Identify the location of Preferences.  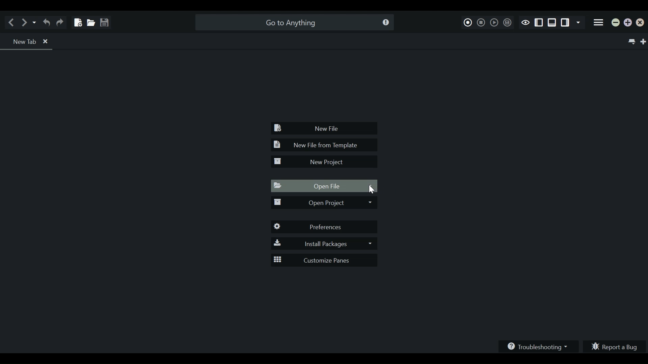
(325, 227).